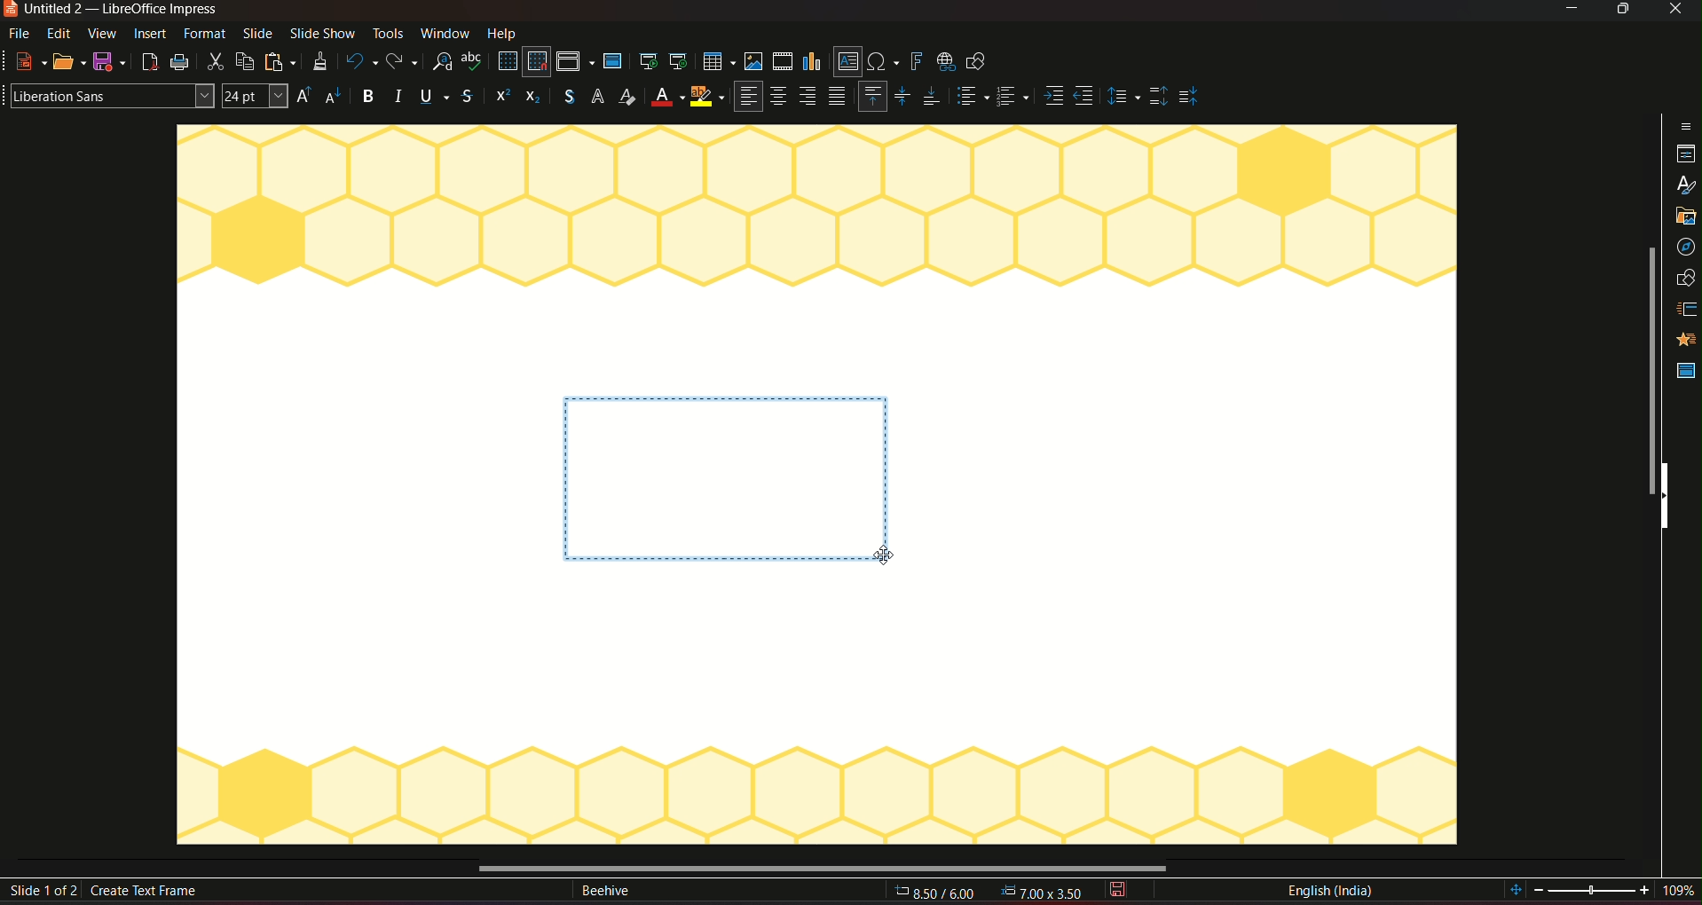 This screenshot has width=1702, height=905. What do you see at coordinates (400, 97) in the screenshot?
I see `Italic` at bounding box center [400, 97].